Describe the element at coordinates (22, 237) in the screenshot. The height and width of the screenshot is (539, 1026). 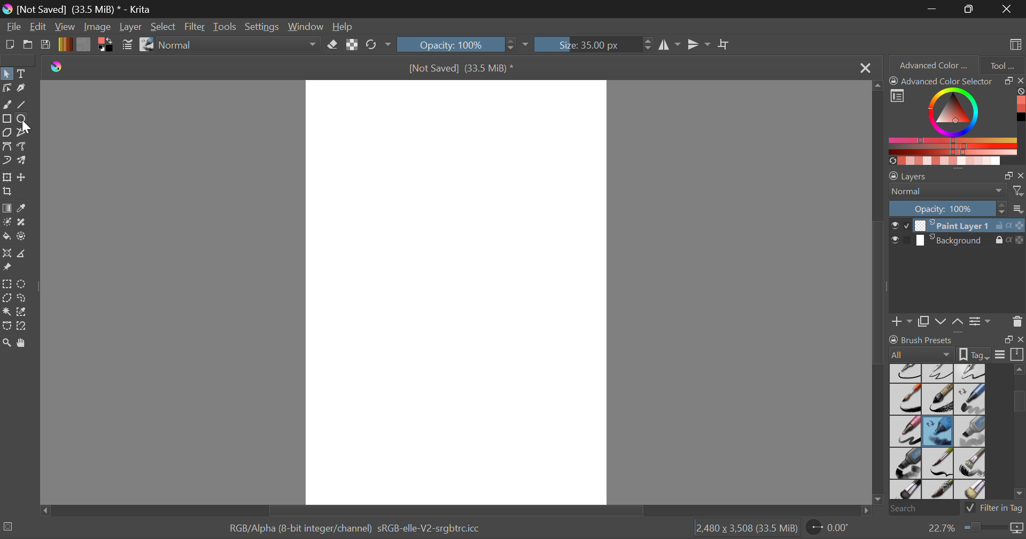
I see `Enclose and Fill Tool` at that location.